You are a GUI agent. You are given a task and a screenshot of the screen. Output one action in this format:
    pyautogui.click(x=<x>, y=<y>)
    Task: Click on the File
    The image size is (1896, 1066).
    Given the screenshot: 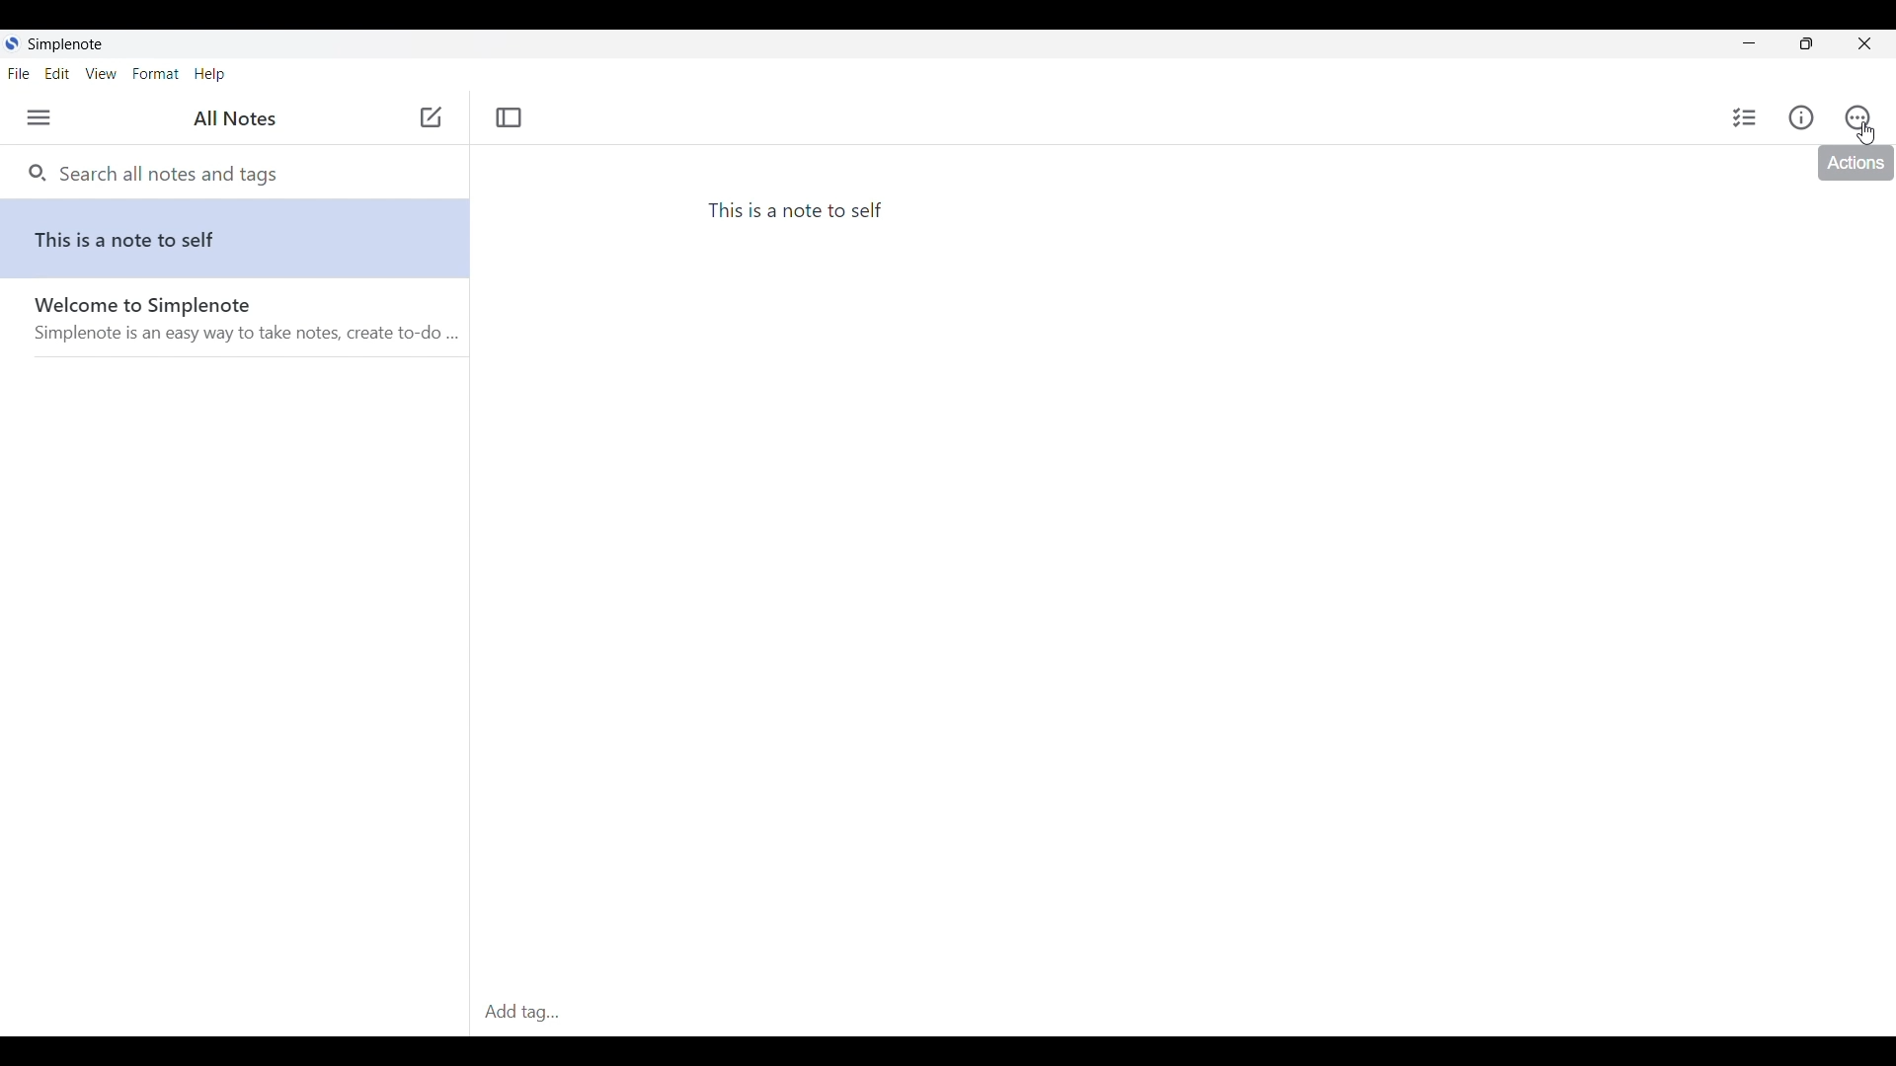 What is the action you would take?
    pyautogui.click(x=19, y=74)
    